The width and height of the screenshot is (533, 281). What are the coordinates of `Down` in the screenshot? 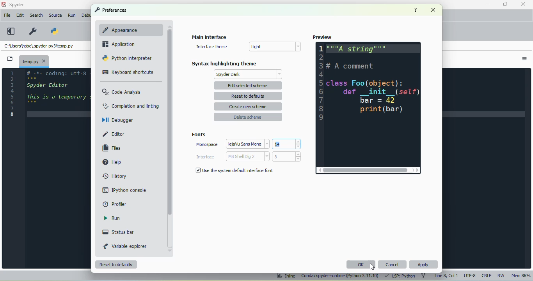 It's located at (171, 250).